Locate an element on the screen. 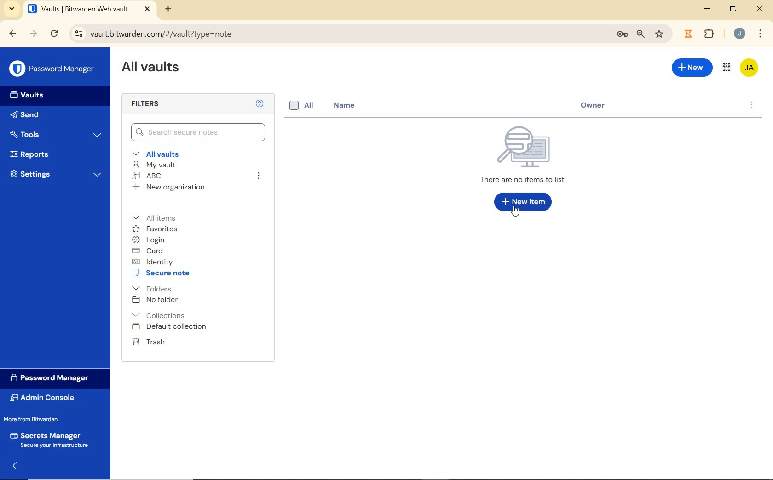 This screenshot has width=773, height=480. Vaults is located at coordinates (24, 95).